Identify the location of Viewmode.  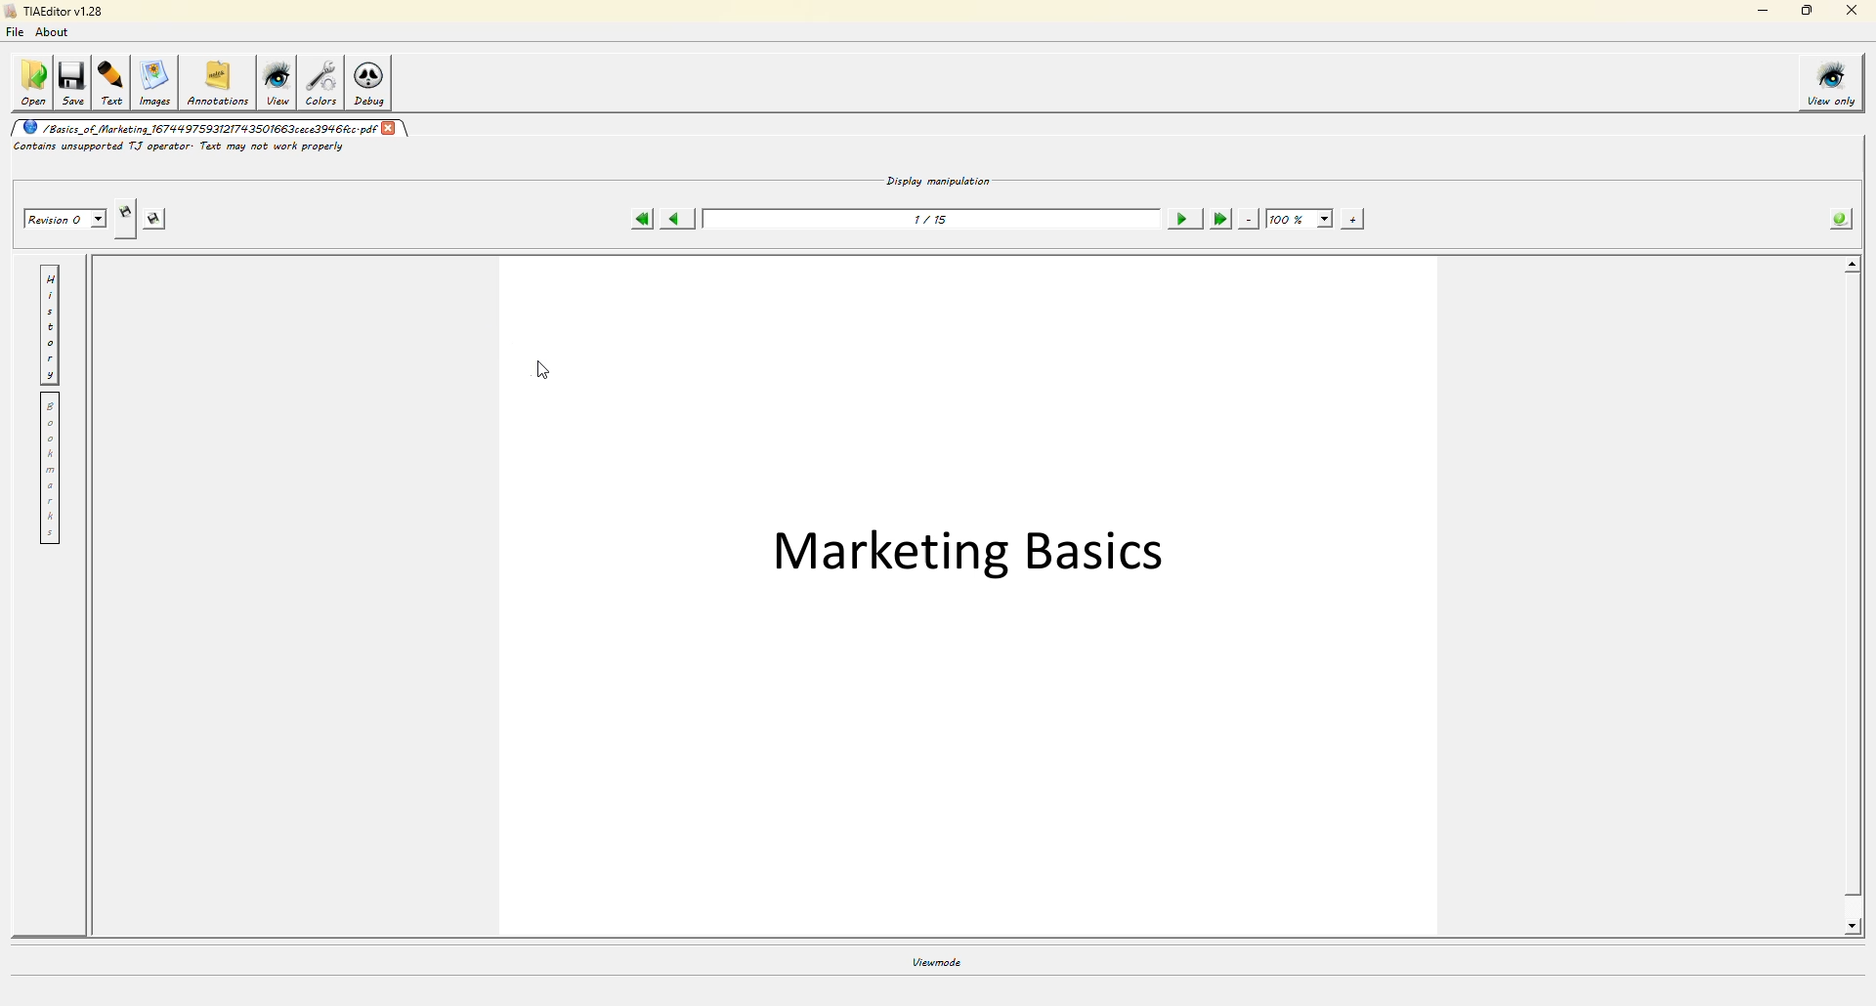
(938, 965).